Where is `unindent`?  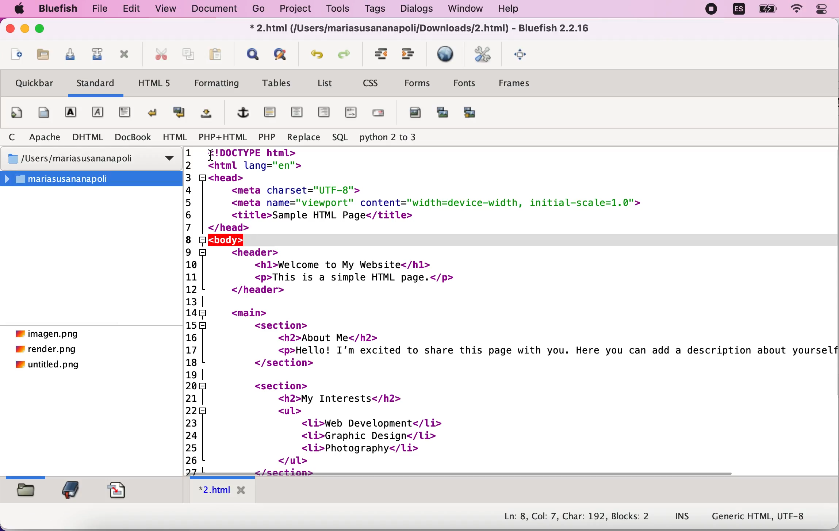
unindent is located at coordinates (384, 55).